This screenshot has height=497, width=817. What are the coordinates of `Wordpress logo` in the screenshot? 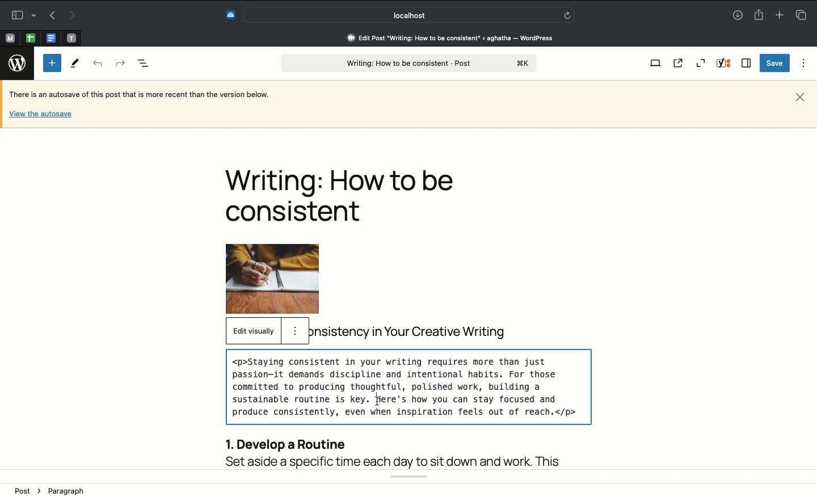 It's located at (18, 63).